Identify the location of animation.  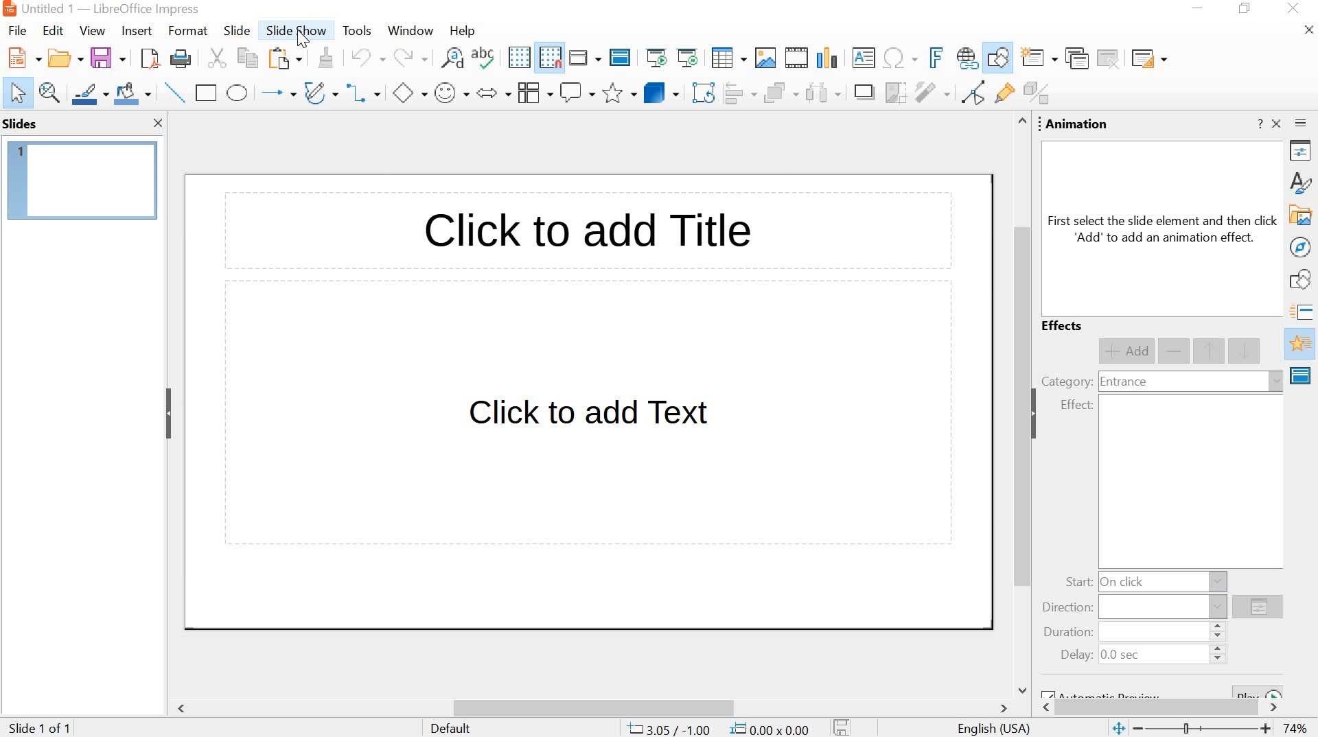
(1302, 344).